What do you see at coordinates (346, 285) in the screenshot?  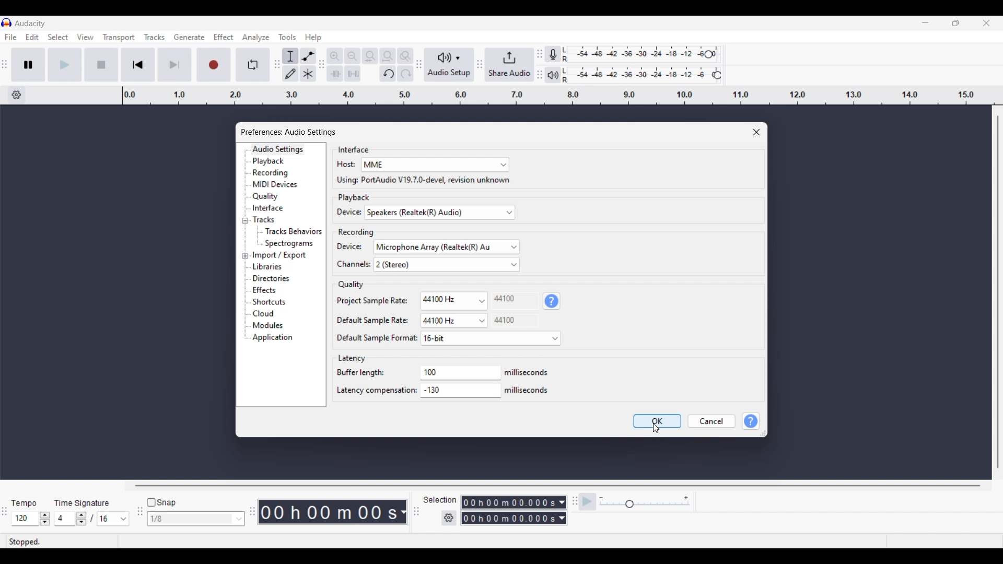 I see `| Quality` at bounding box center [346, 285].